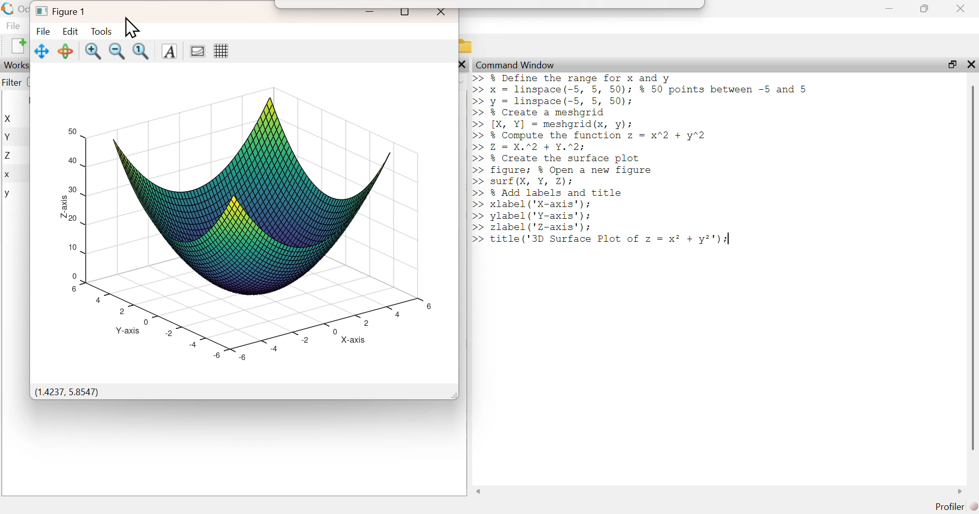 The width and height of the screenshot is (979, 514). What do you see at coordinates (222, 50) in the screenshot?
I see `Grid` at bounding box center [222, 50].